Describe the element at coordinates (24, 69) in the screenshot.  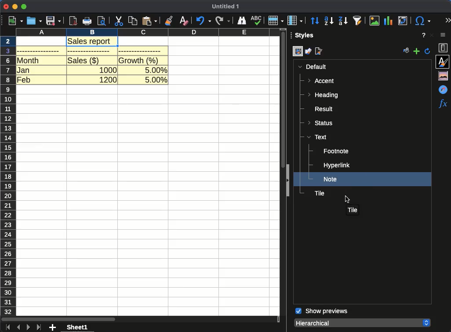
I see `jan` at that location.